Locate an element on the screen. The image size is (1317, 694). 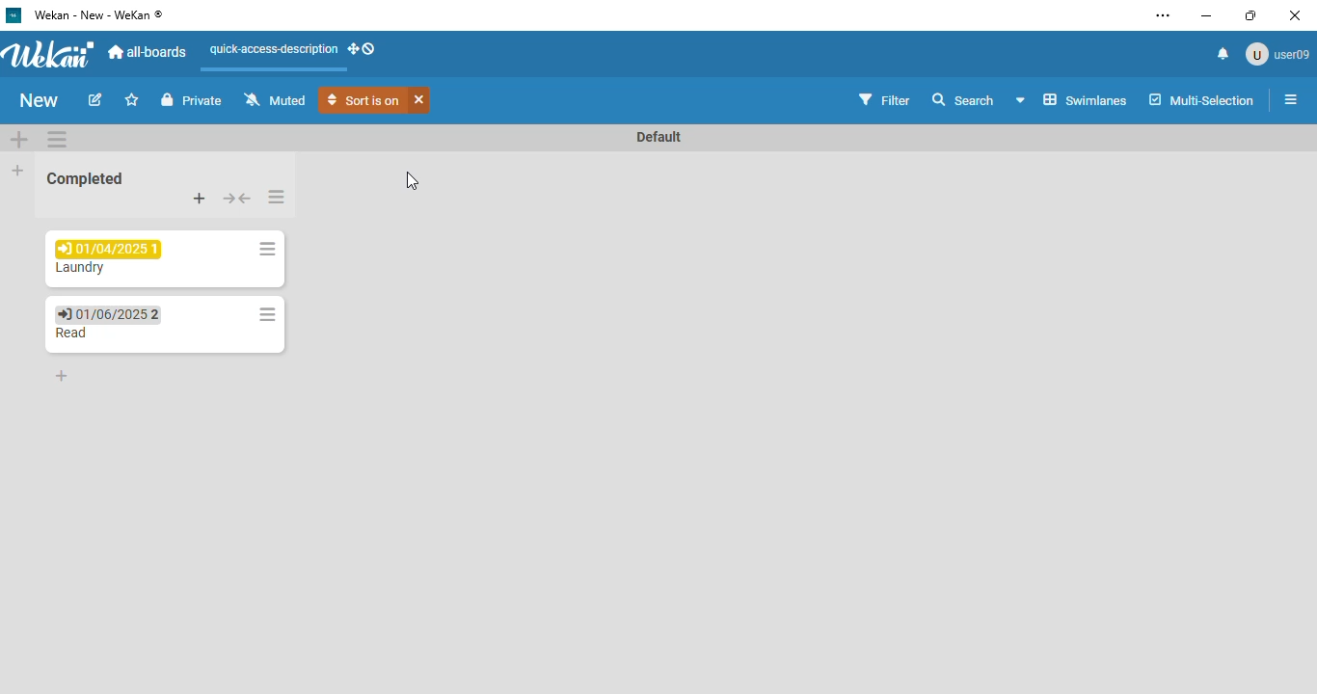
01/04/2025  is located at coordinates (109, 248).